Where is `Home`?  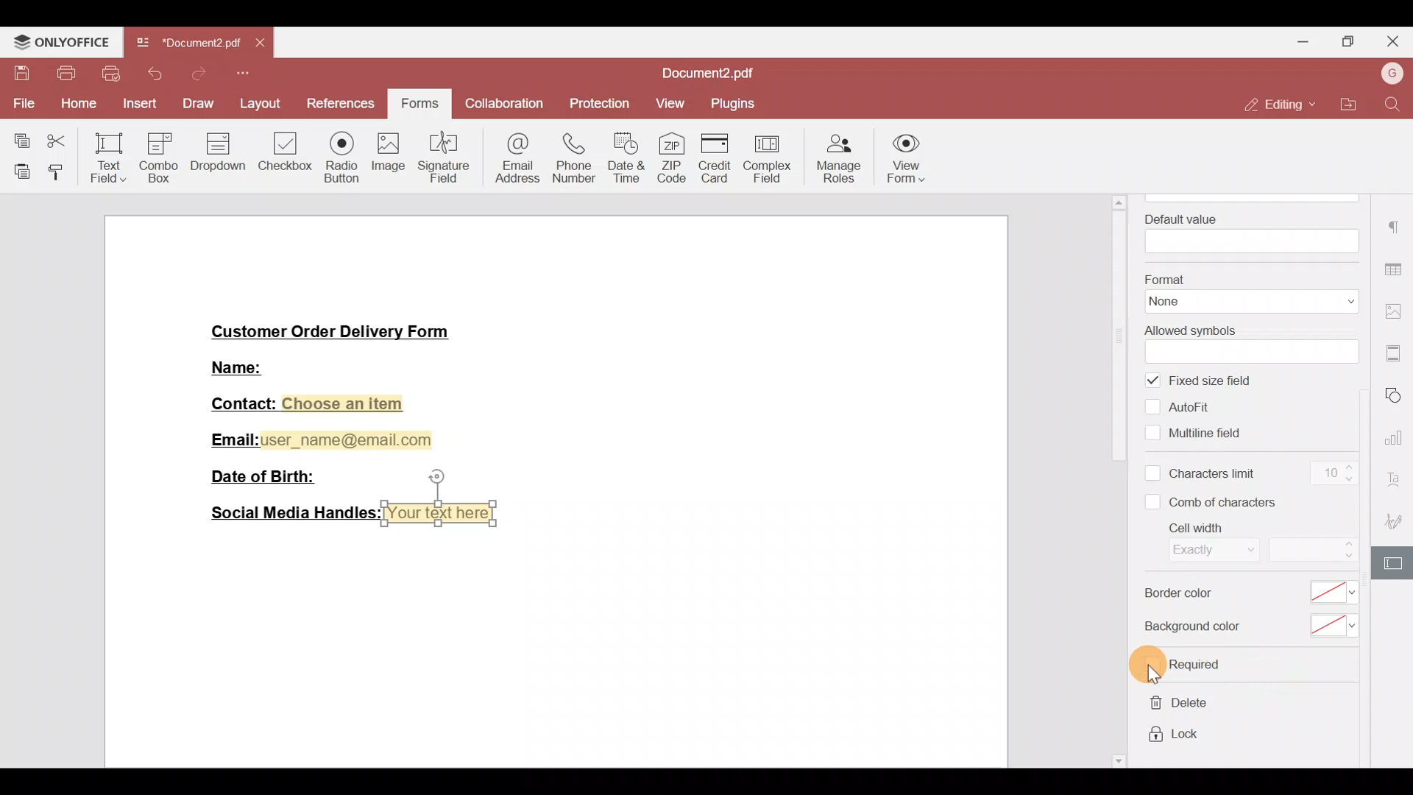 Home is located at coordinates (77, 105).